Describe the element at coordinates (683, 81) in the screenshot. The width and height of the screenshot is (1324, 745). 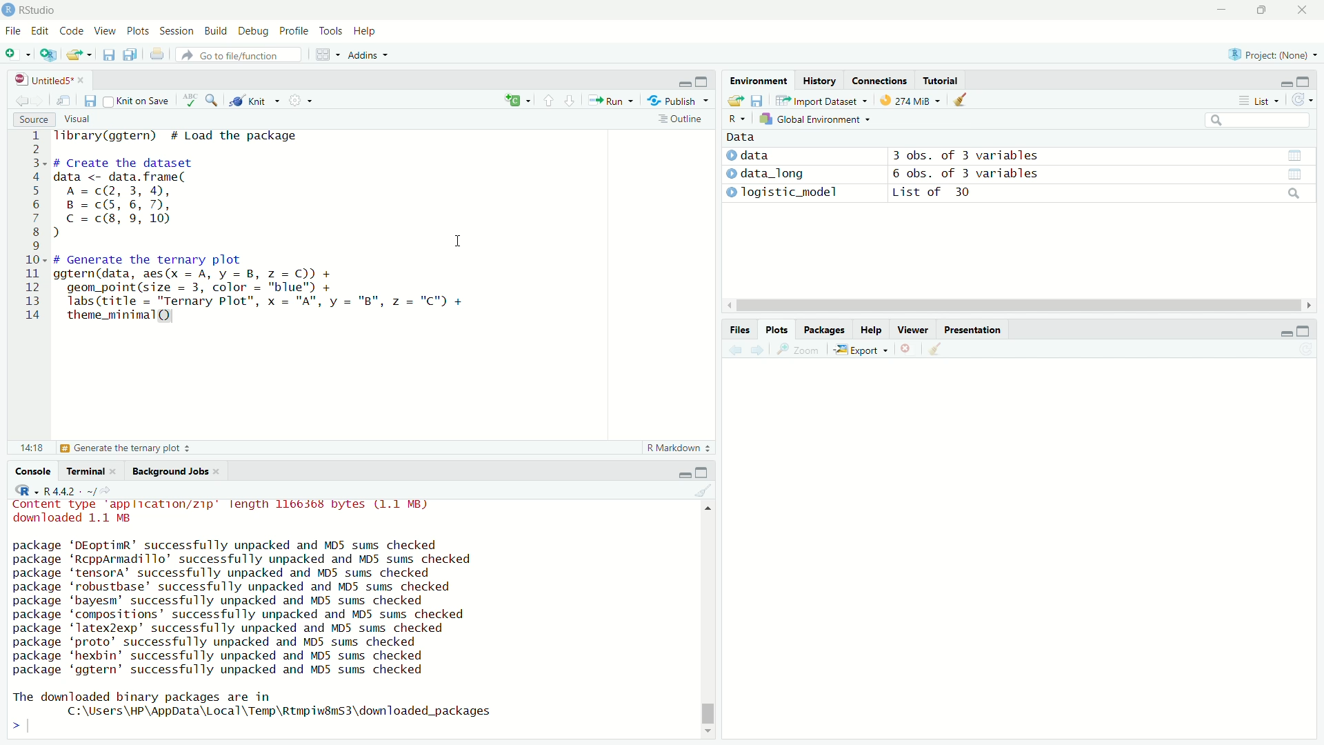
I see `minimise` at that location.